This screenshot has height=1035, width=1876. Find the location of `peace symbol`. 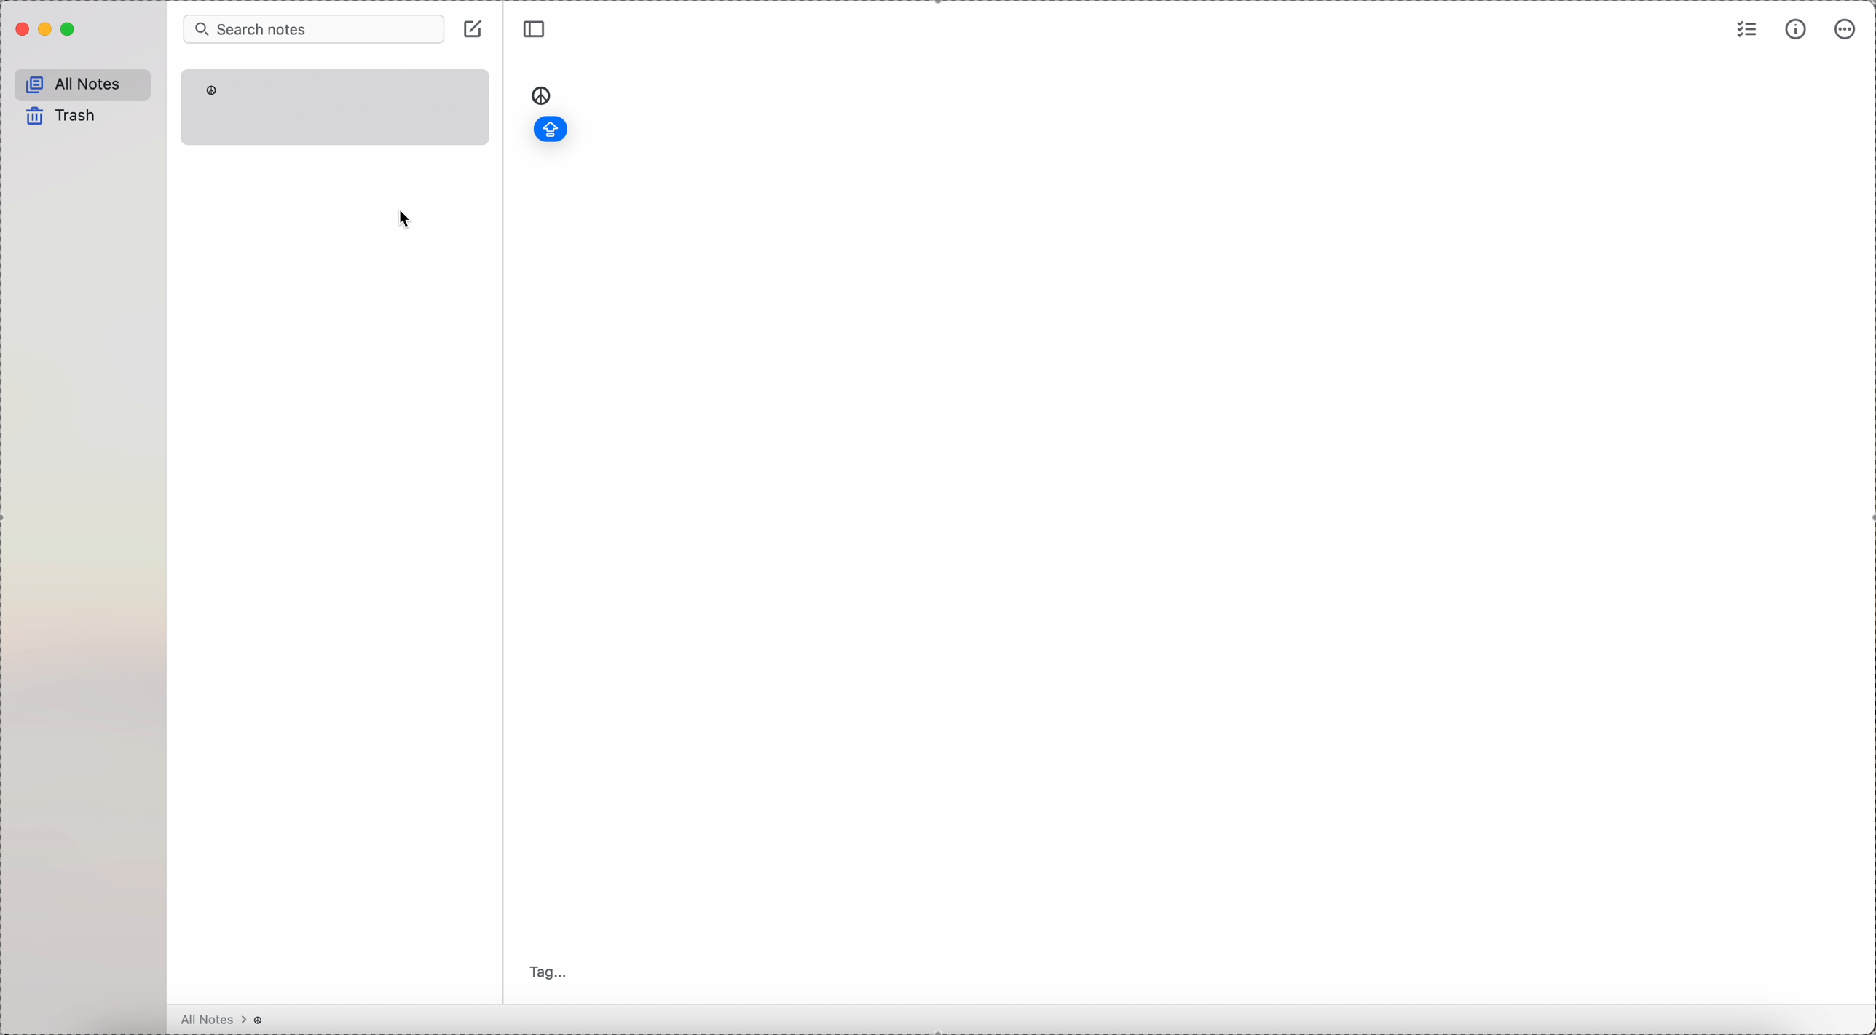

peace symbol is located at coordinates (209, 92).